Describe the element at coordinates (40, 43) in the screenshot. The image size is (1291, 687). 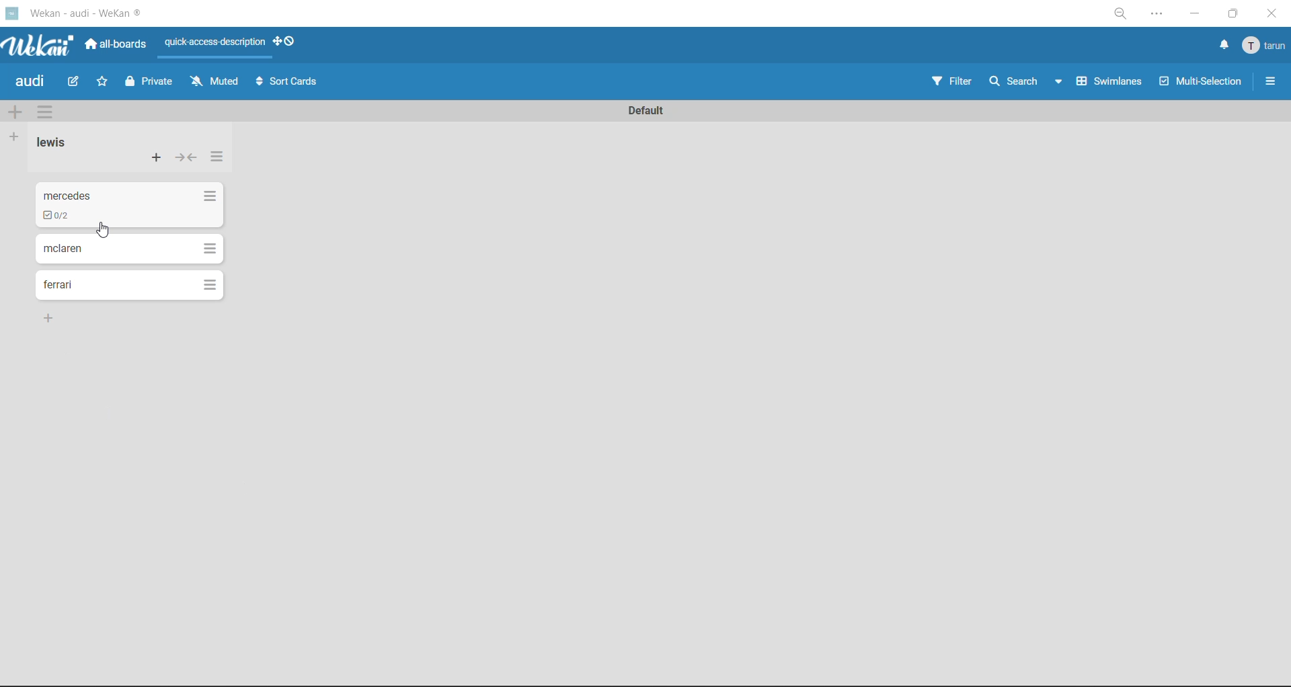
I see `WeKan` at that location.